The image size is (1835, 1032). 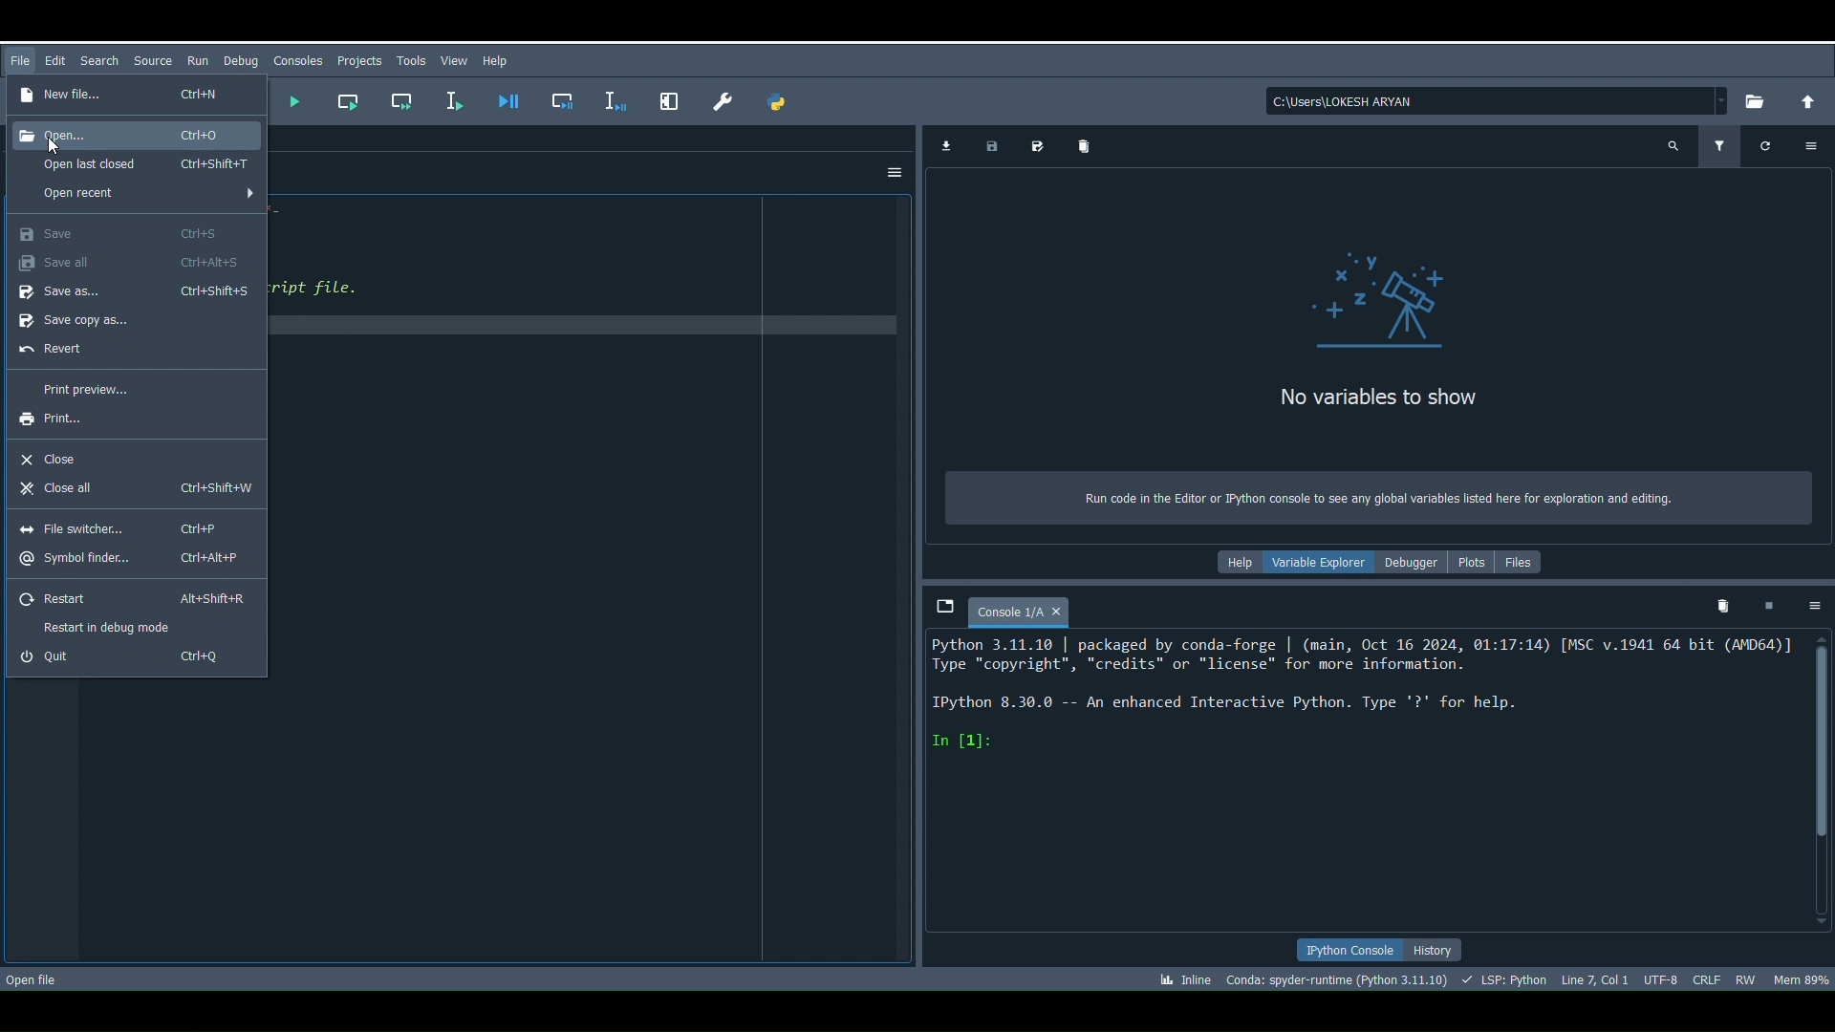 I want to click on Revert, so click(x=128, y=350).